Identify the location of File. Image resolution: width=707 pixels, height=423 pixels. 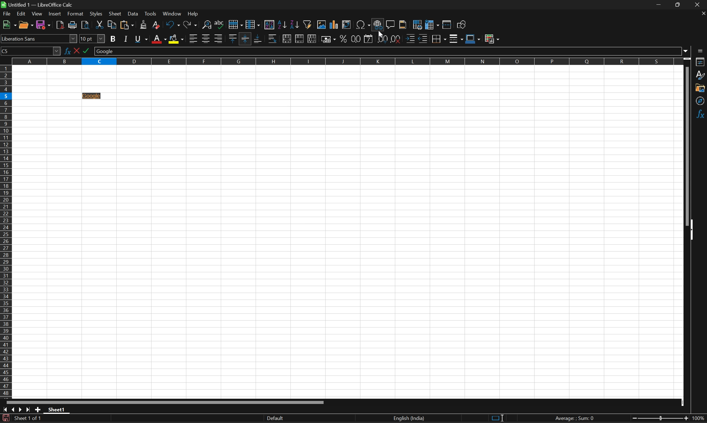
(7, 14).